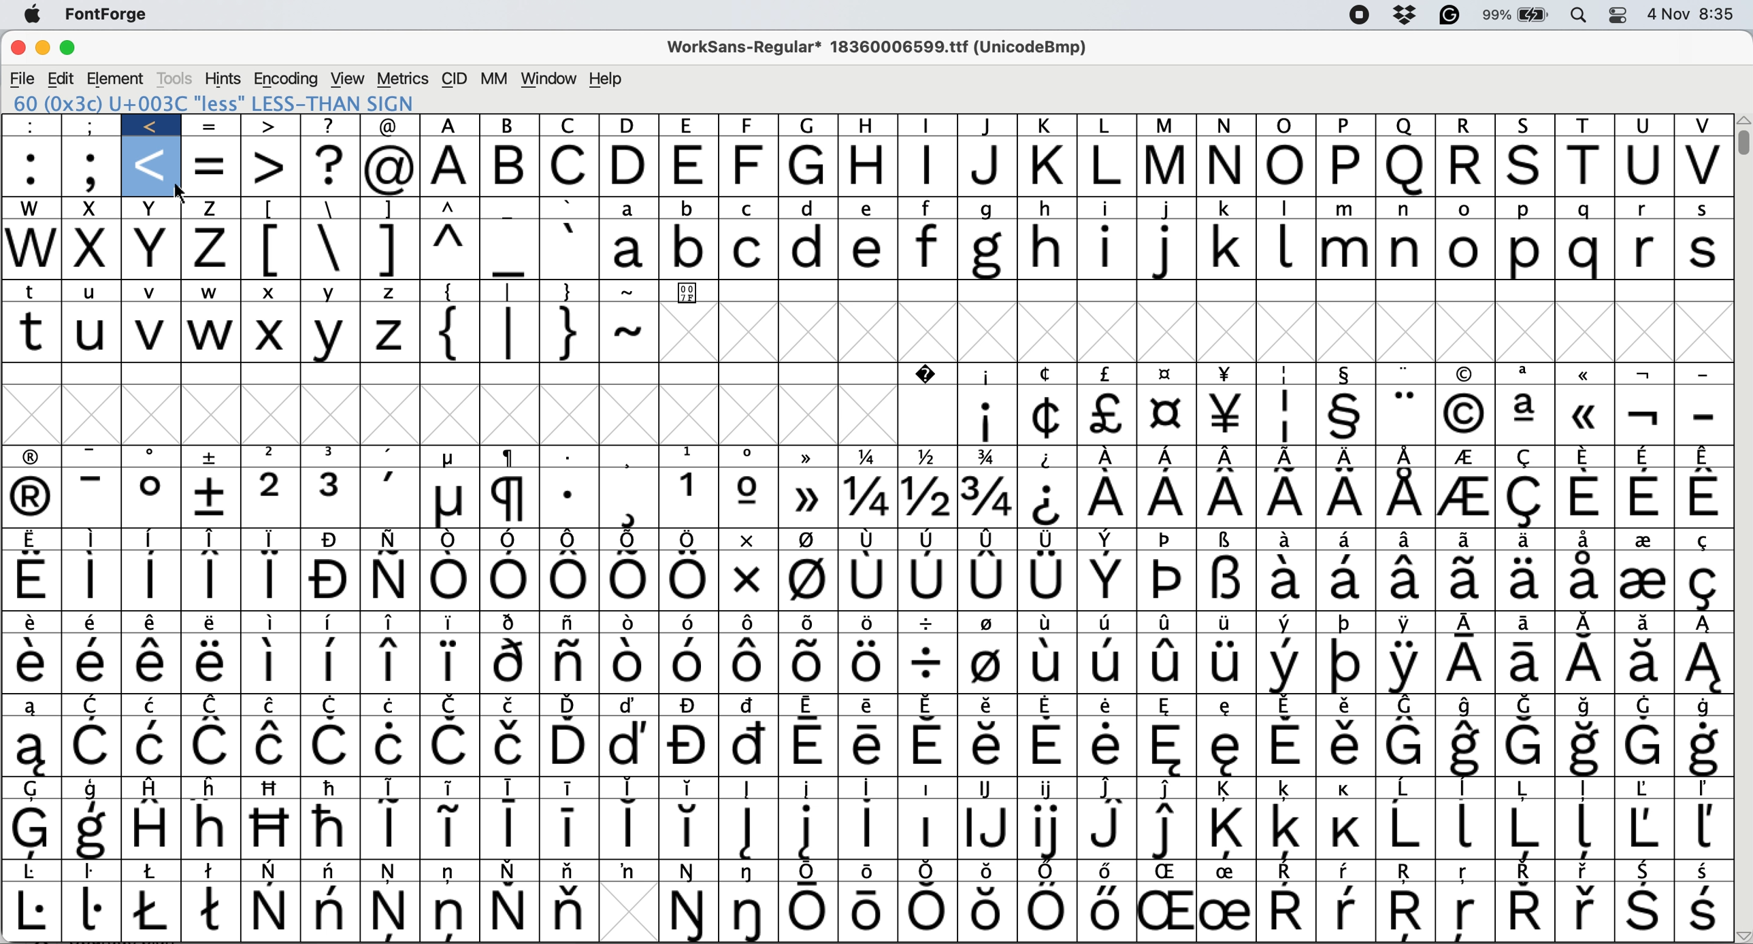 Image resolution: width=1753 pixels, height=944 pixels. What do you see at coordinates (1704, 456) in the screenshot?
I see `Symbol` at bounding box center [1704, 456].